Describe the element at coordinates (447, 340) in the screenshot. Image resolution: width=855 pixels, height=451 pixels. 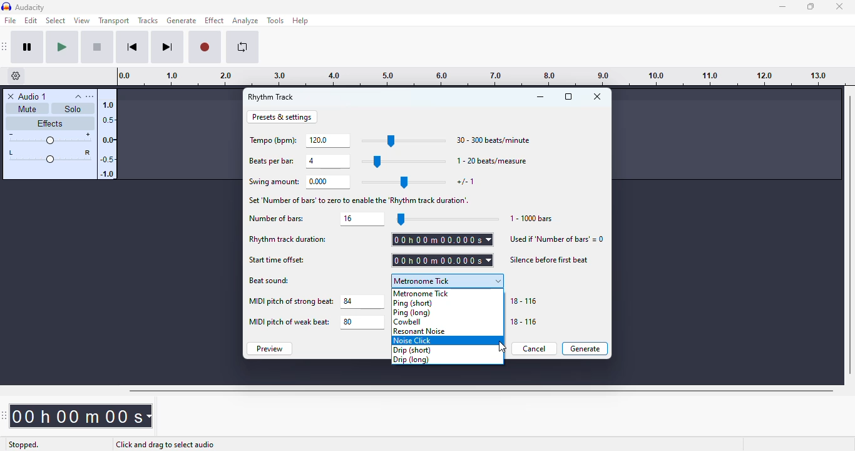
I see `noise click` at that location.